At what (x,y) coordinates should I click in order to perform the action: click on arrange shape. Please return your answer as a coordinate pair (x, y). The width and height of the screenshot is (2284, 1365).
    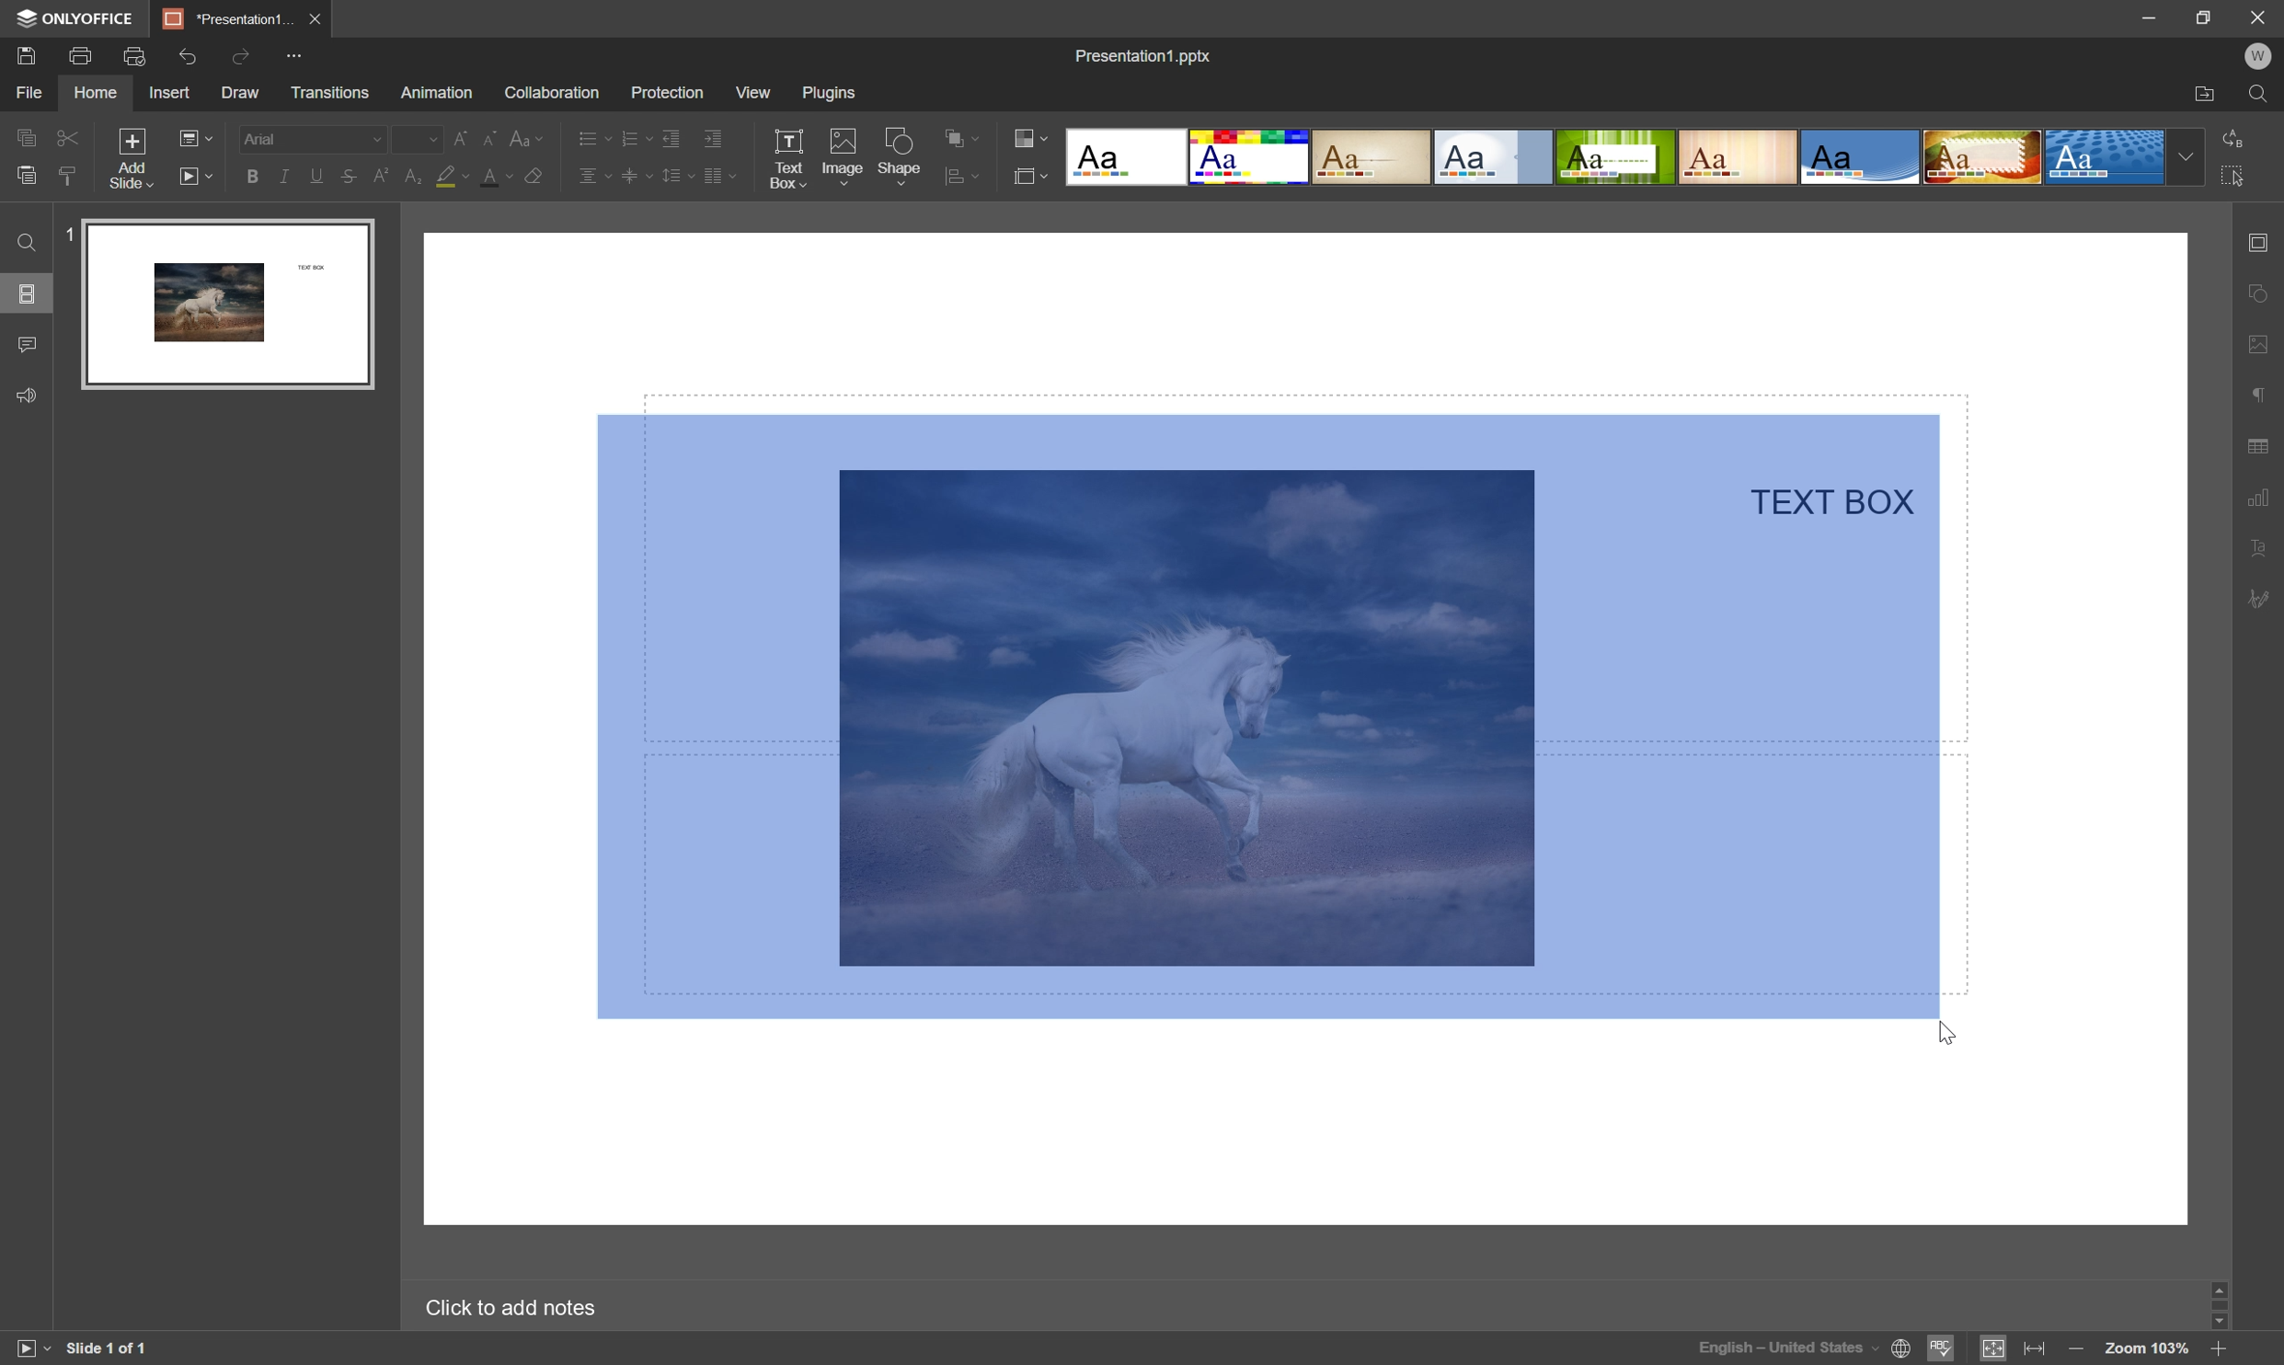
    Looking at the image, I should click on (964, 137).